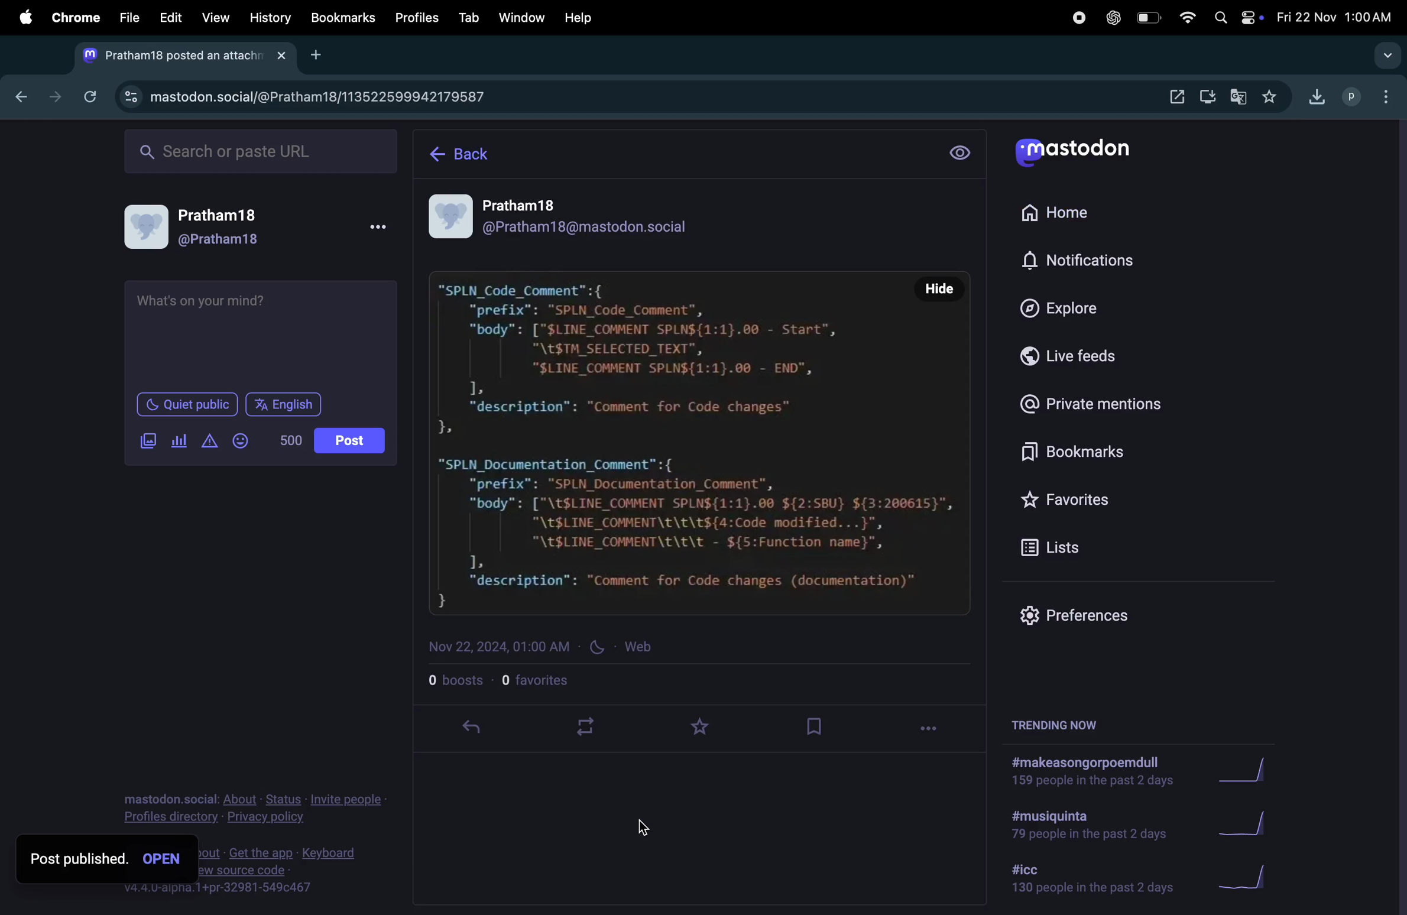 The height and width of the screenshot is (915, 1407). Describe the element at coordinates (290, 439) in the screenshot. I see `words` at that location.